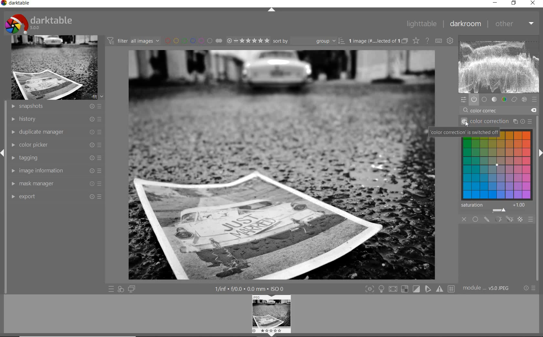 The height and width of the screenshot is (337, 543). What do you see at coordinates (534, 100) in the screenshot?
I see `preset ` at bounding box center [534, 100].